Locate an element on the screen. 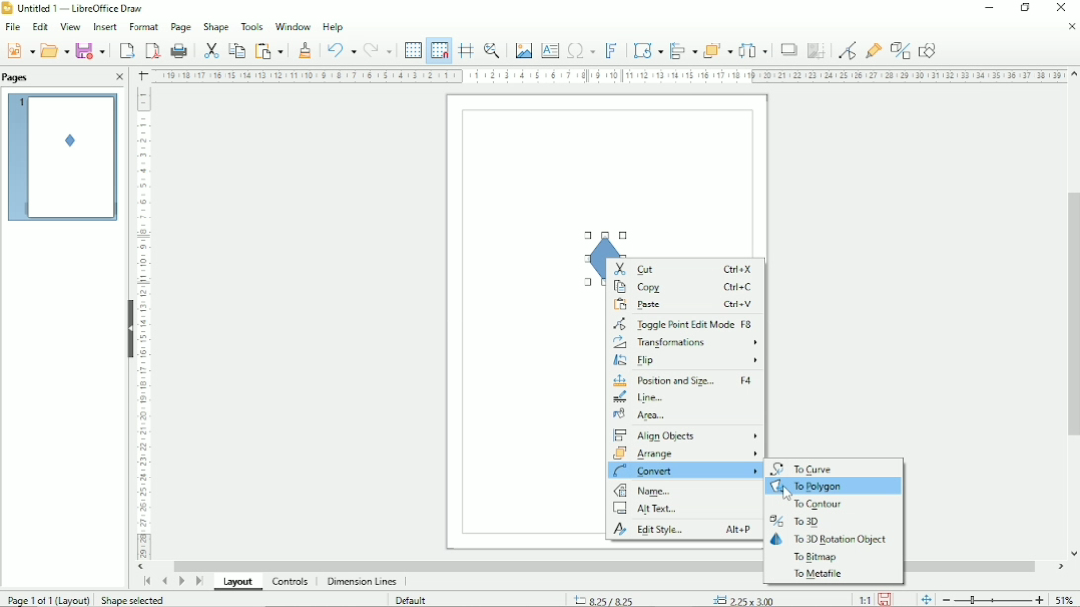 The height and width of the screenshot is (607, 1080). To 3D rotation object is located at coordinates (832, 540).